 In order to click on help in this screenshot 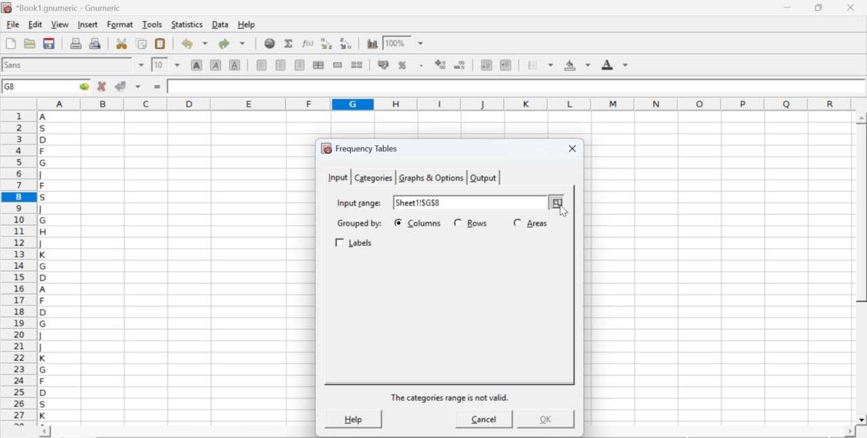, I will do `click(248, 25)`.